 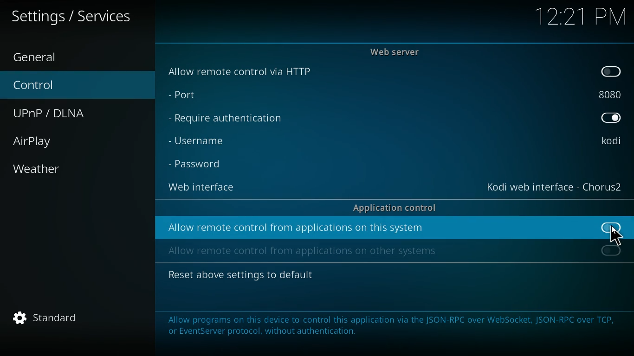 I want to click on port, so click(x=183, y=95).